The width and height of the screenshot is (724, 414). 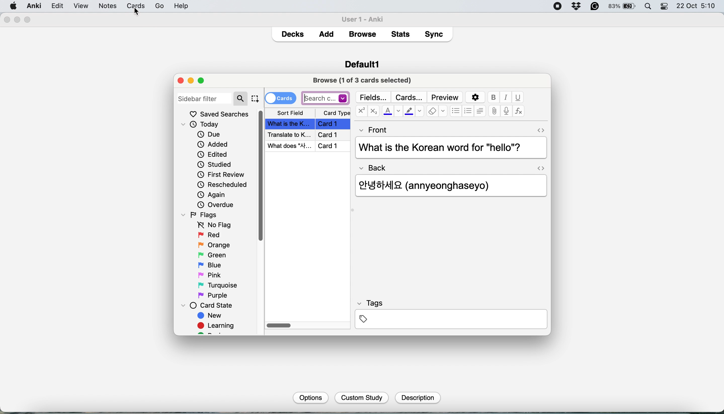 I want to click on text color, so click(x=392, y=111).